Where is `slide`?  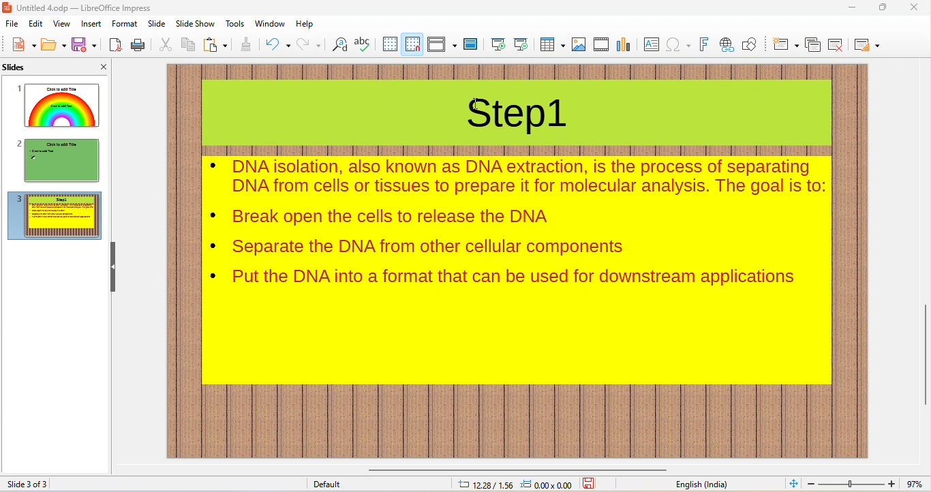 slide is located at coordinates (157, 25).